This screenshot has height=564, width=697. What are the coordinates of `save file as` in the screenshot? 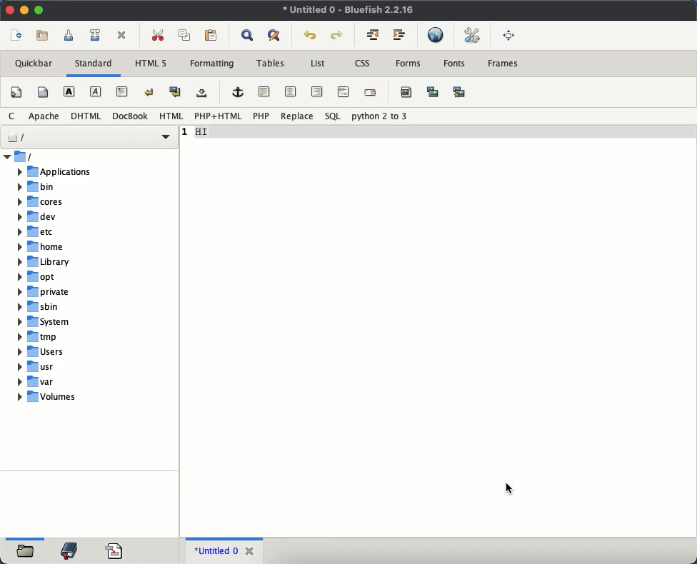 It's located at (96, 36).